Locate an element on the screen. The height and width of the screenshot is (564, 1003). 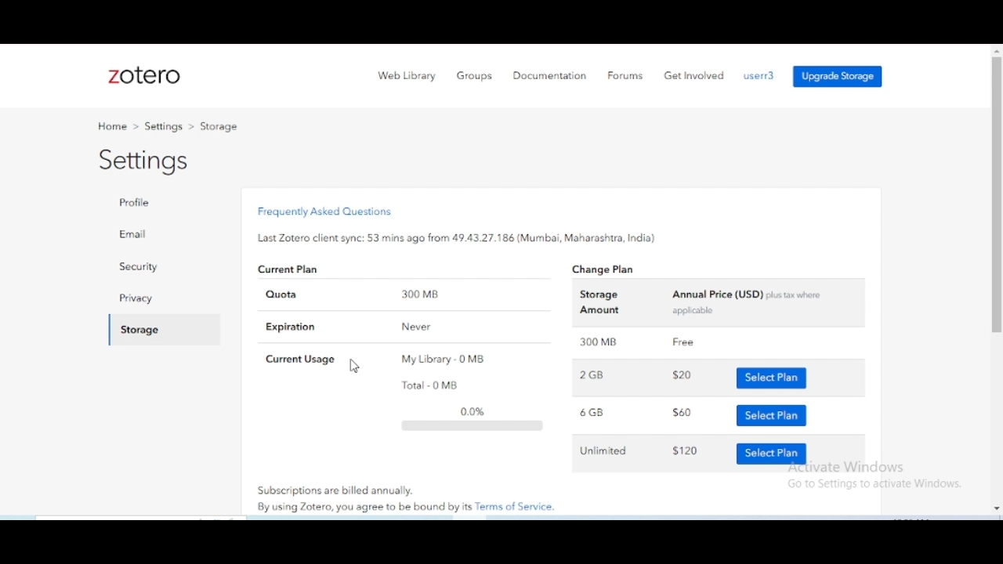
Subscriptions are billed annually. is located at coordinates (339, 490).